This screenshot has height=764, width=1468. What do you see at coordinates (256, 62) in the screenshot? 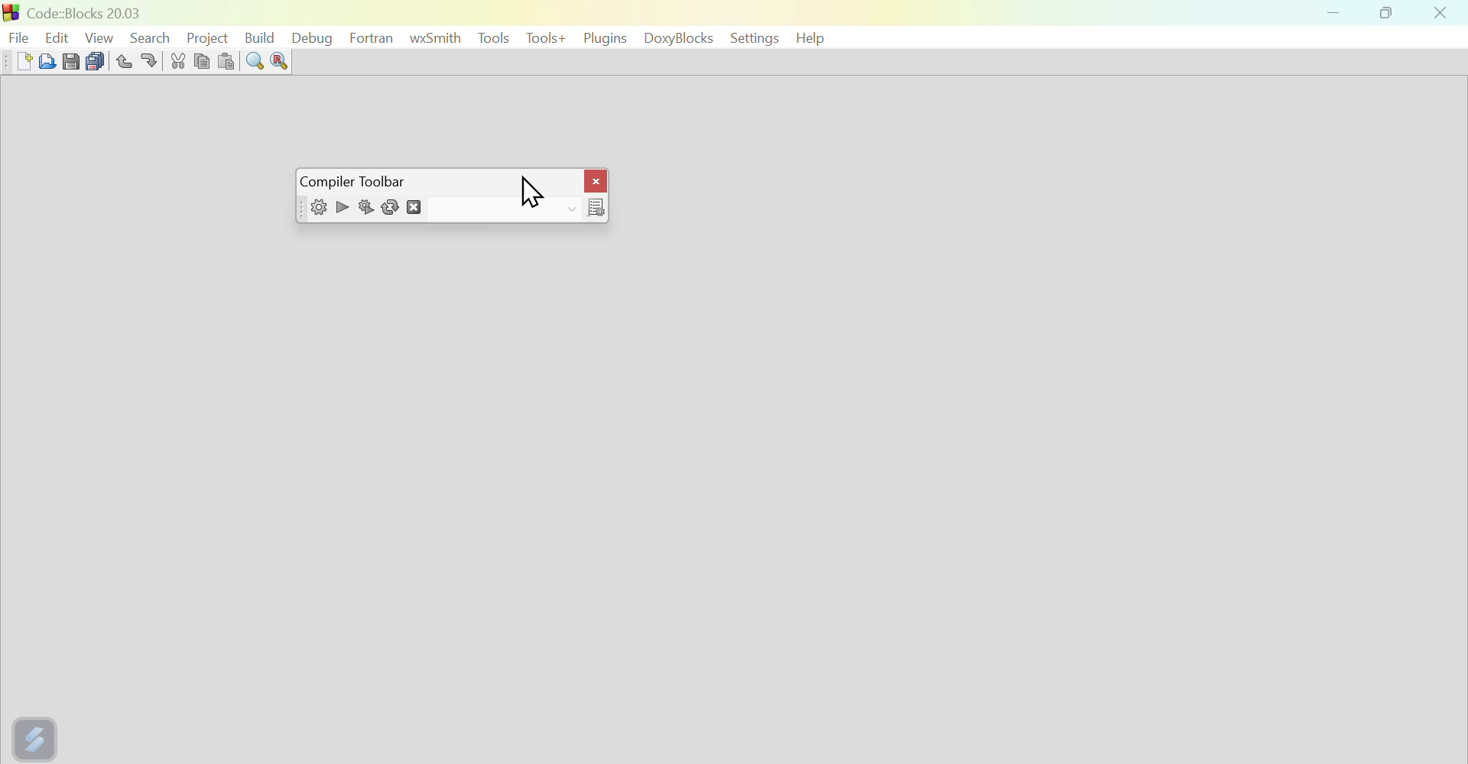
I see `` at bounding box center [256, 62].